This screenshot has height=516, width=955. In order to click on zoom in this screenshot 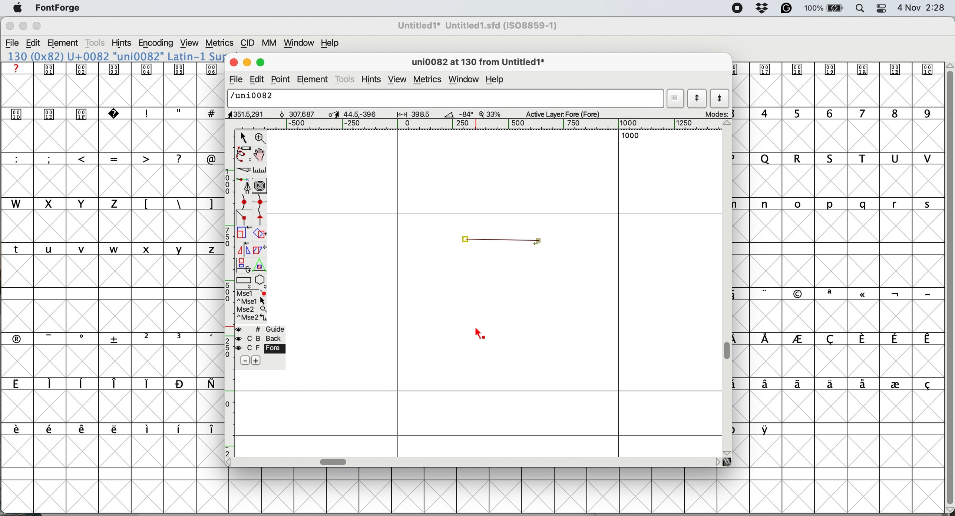, I will do `click(261, 137)`.